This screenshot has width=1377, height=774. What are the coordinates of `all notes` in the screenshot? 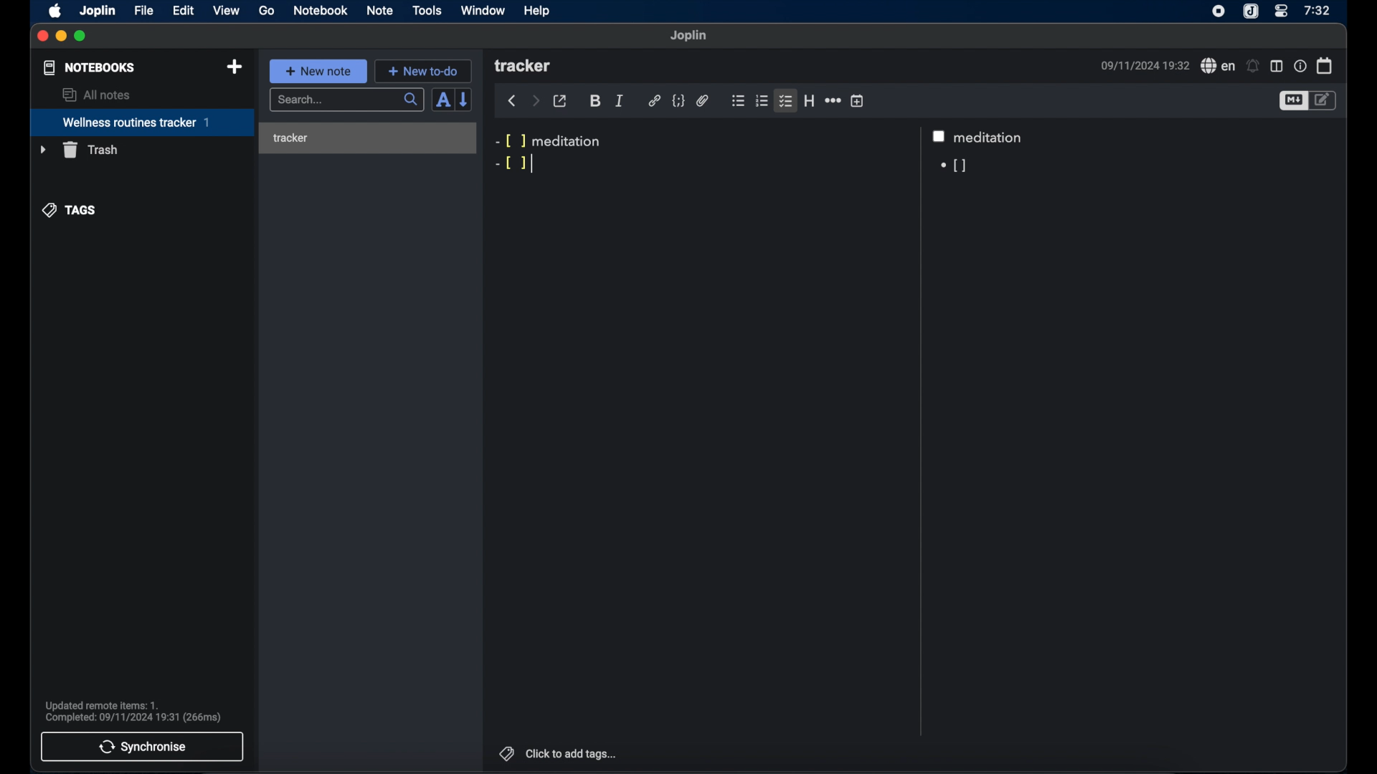 It's located at (95, 95).